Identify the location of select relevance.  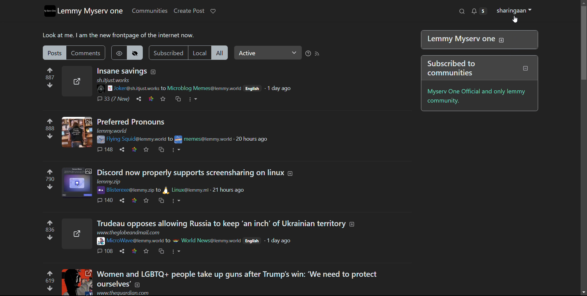
(268, 52).